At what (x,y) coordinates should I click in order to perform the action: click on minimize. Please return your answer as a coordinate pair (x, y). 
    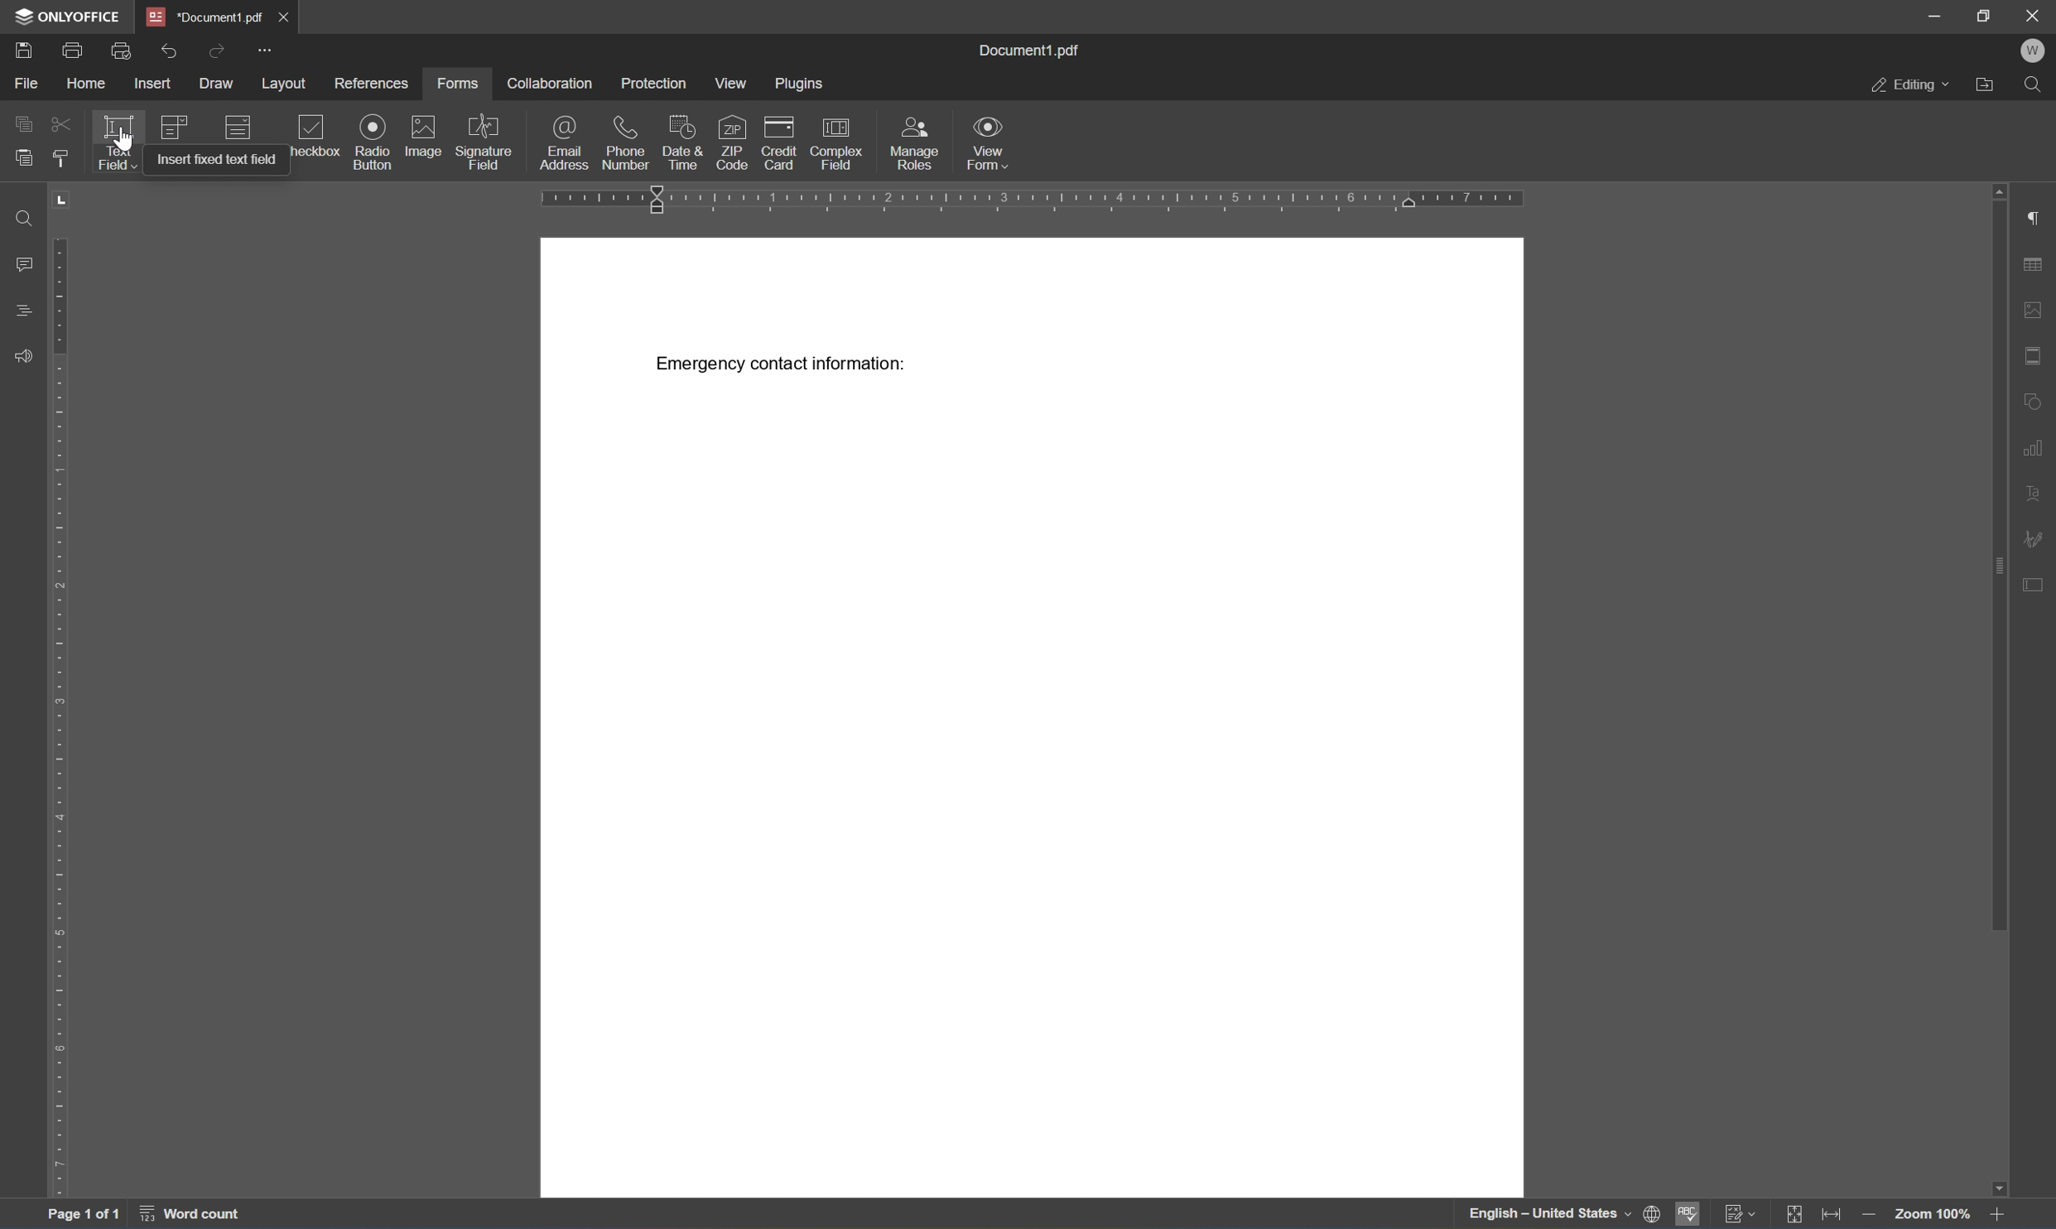
    Looking at the image, I should click on (1928, 15).